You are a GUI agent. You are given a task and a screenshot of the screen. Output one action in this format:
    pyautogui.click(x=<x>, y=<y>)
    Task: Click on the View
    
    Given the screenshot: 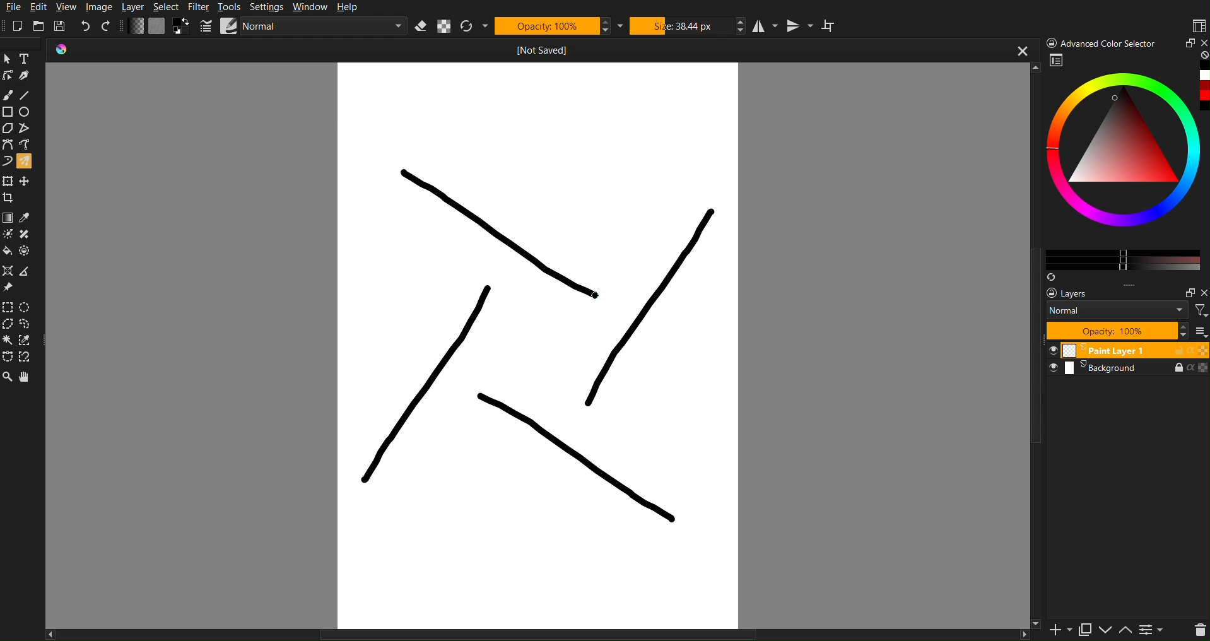 What is the action you would take?
    pyautogui.click(x=68, y=7)
    